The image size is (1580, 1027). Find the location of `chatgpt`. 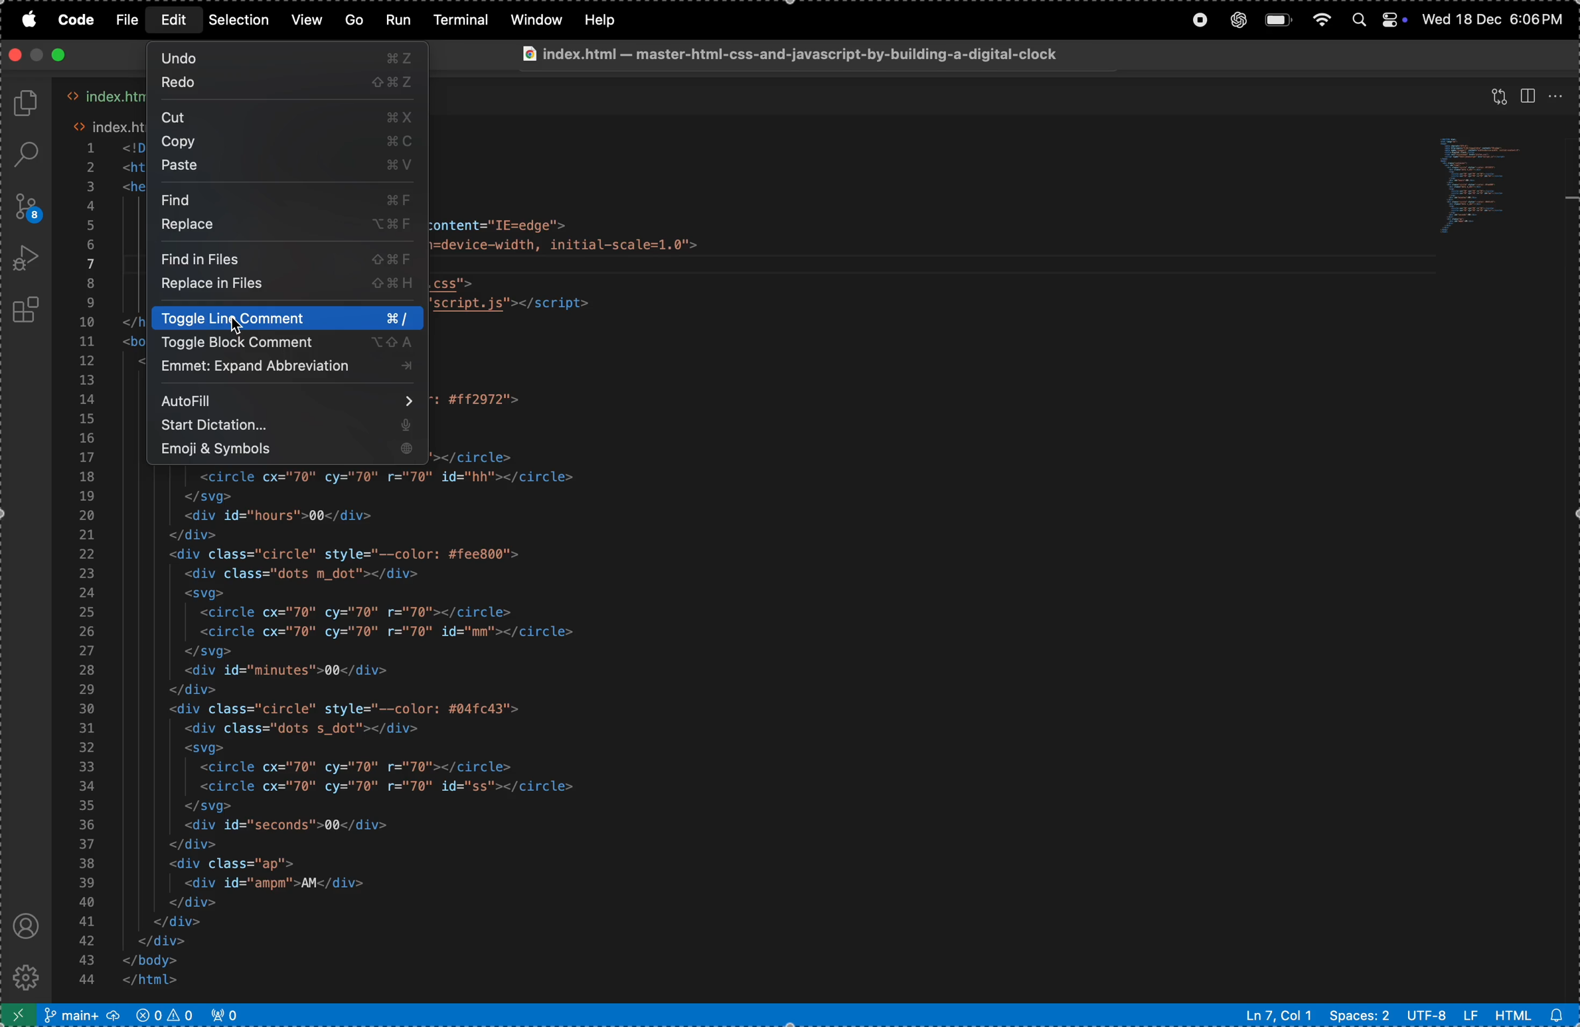

chatgpt is located at coordinates (1237, 19).